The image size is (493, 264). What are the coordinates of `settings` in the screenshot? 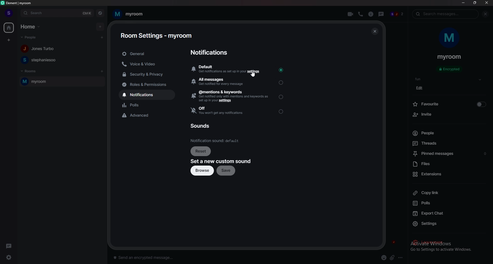 It's located at (450, 224).